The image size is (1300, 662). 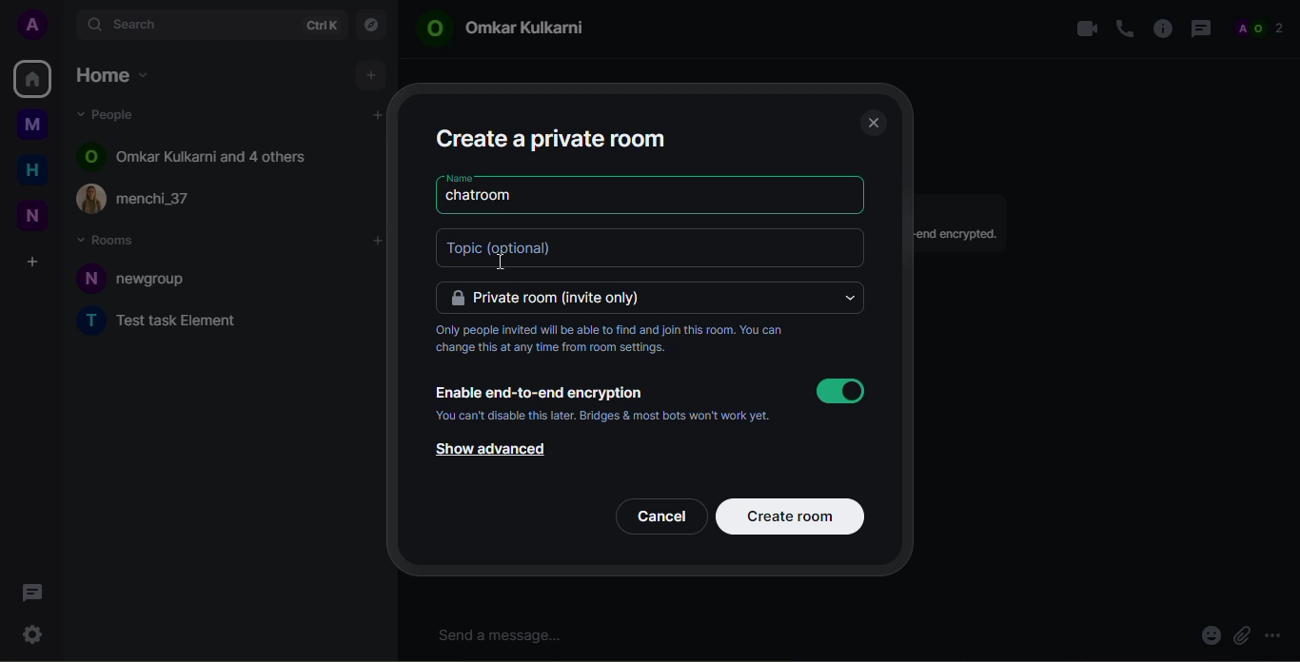 I want to click on add, so click(x=379, y=242).